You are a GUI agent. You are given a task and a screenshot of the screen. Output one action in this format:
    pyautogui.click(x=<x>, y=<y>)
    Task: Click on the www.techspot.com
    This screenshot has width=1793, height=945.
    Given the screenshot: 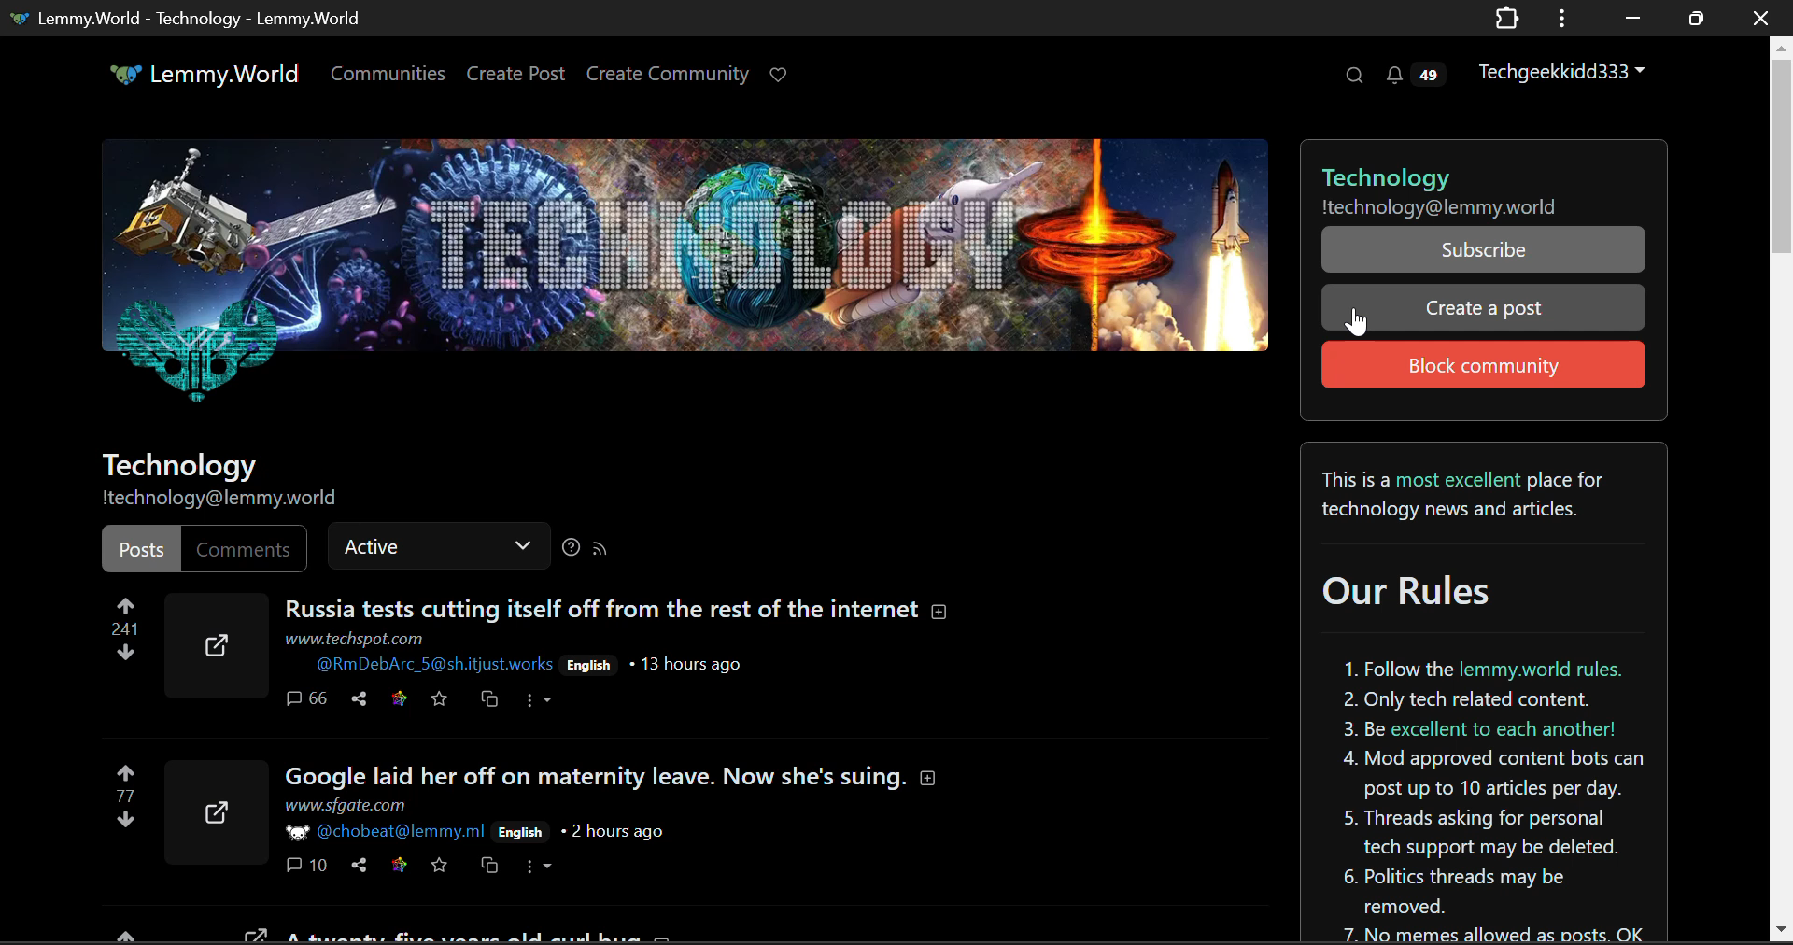 What is the action you would take?
    pyautogui.click(x=355, y=638)
    